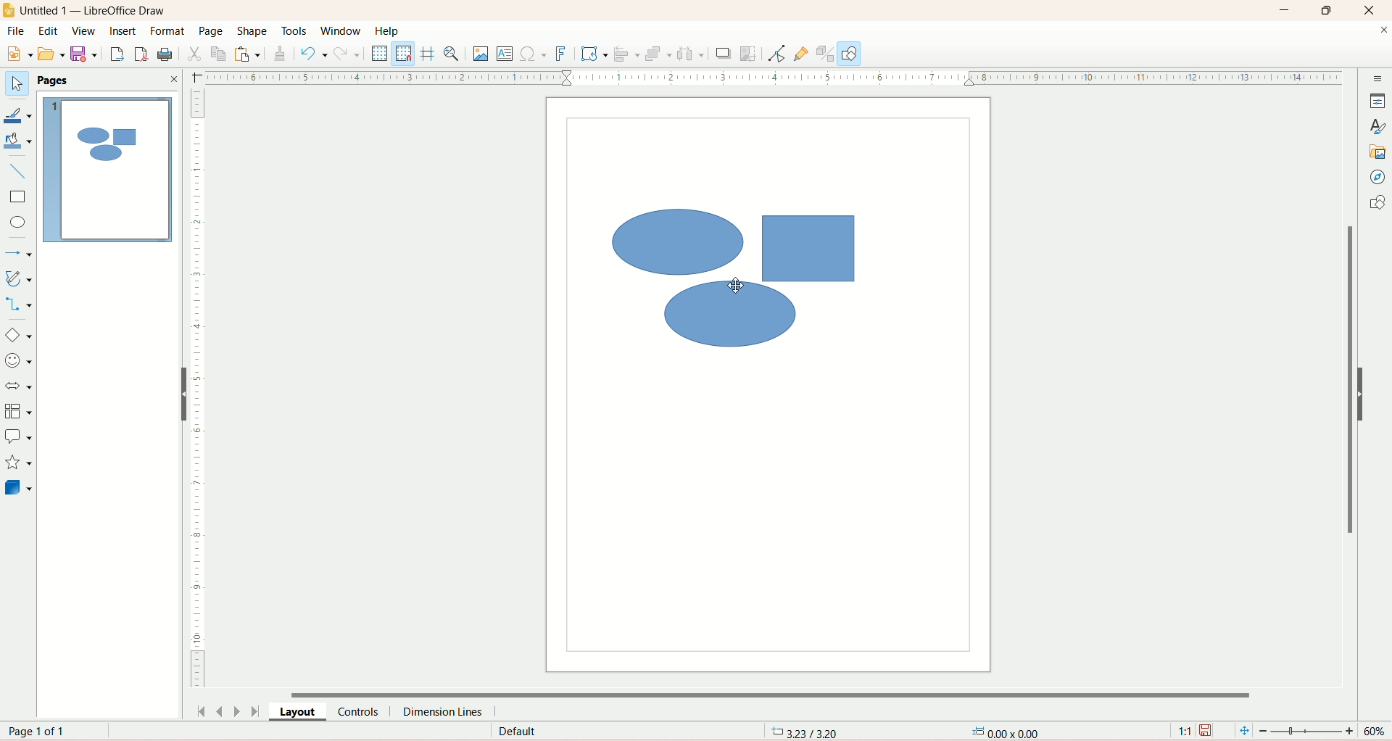  I want to click on insert, so click(127, 36).